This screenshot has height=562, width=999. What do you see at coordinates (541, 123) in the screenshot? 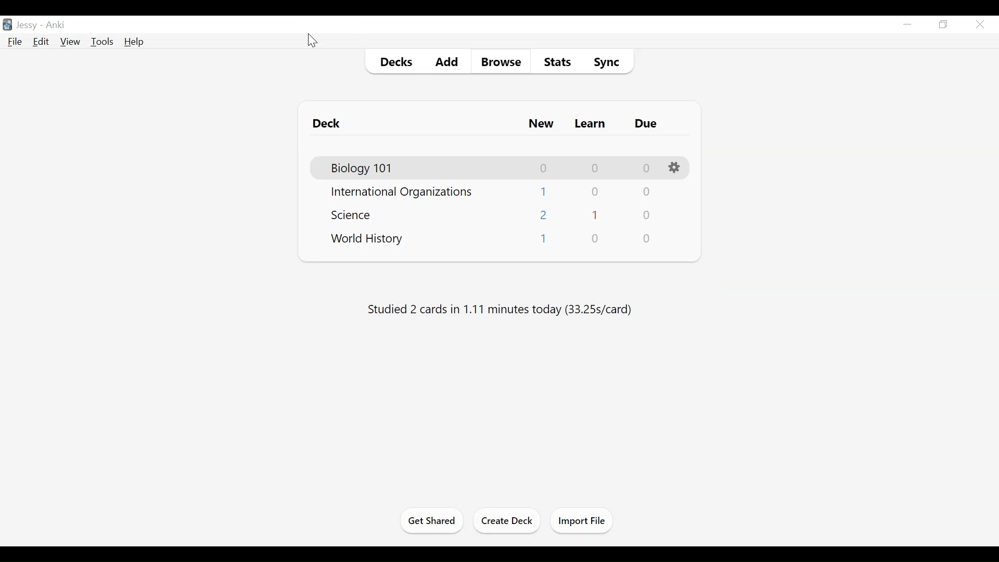
I see `New Card` at bounding box center [541, 123].